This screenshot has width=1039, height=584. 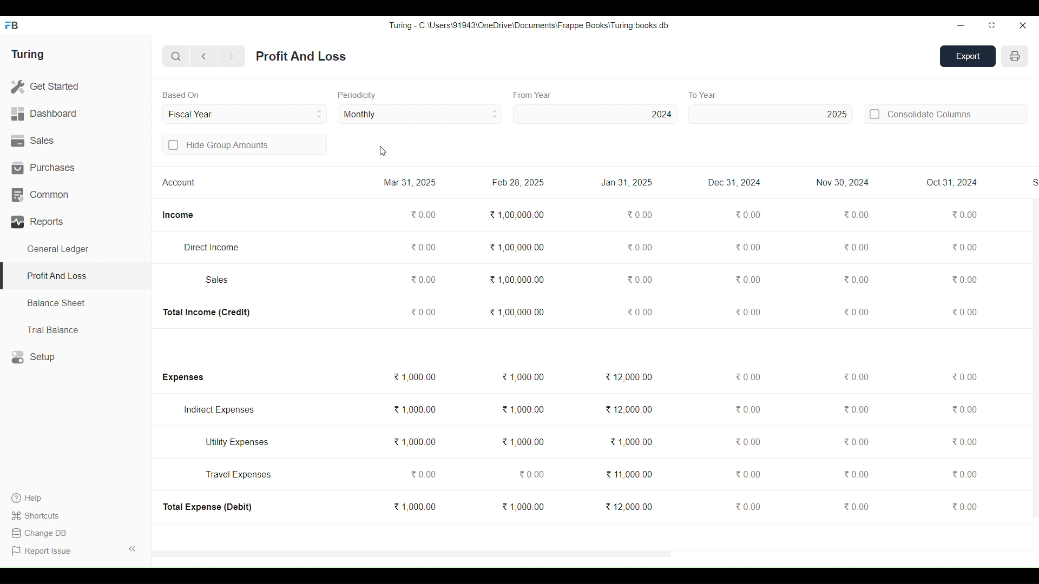 I want to click on 0.00, so click(x=964, y=377).